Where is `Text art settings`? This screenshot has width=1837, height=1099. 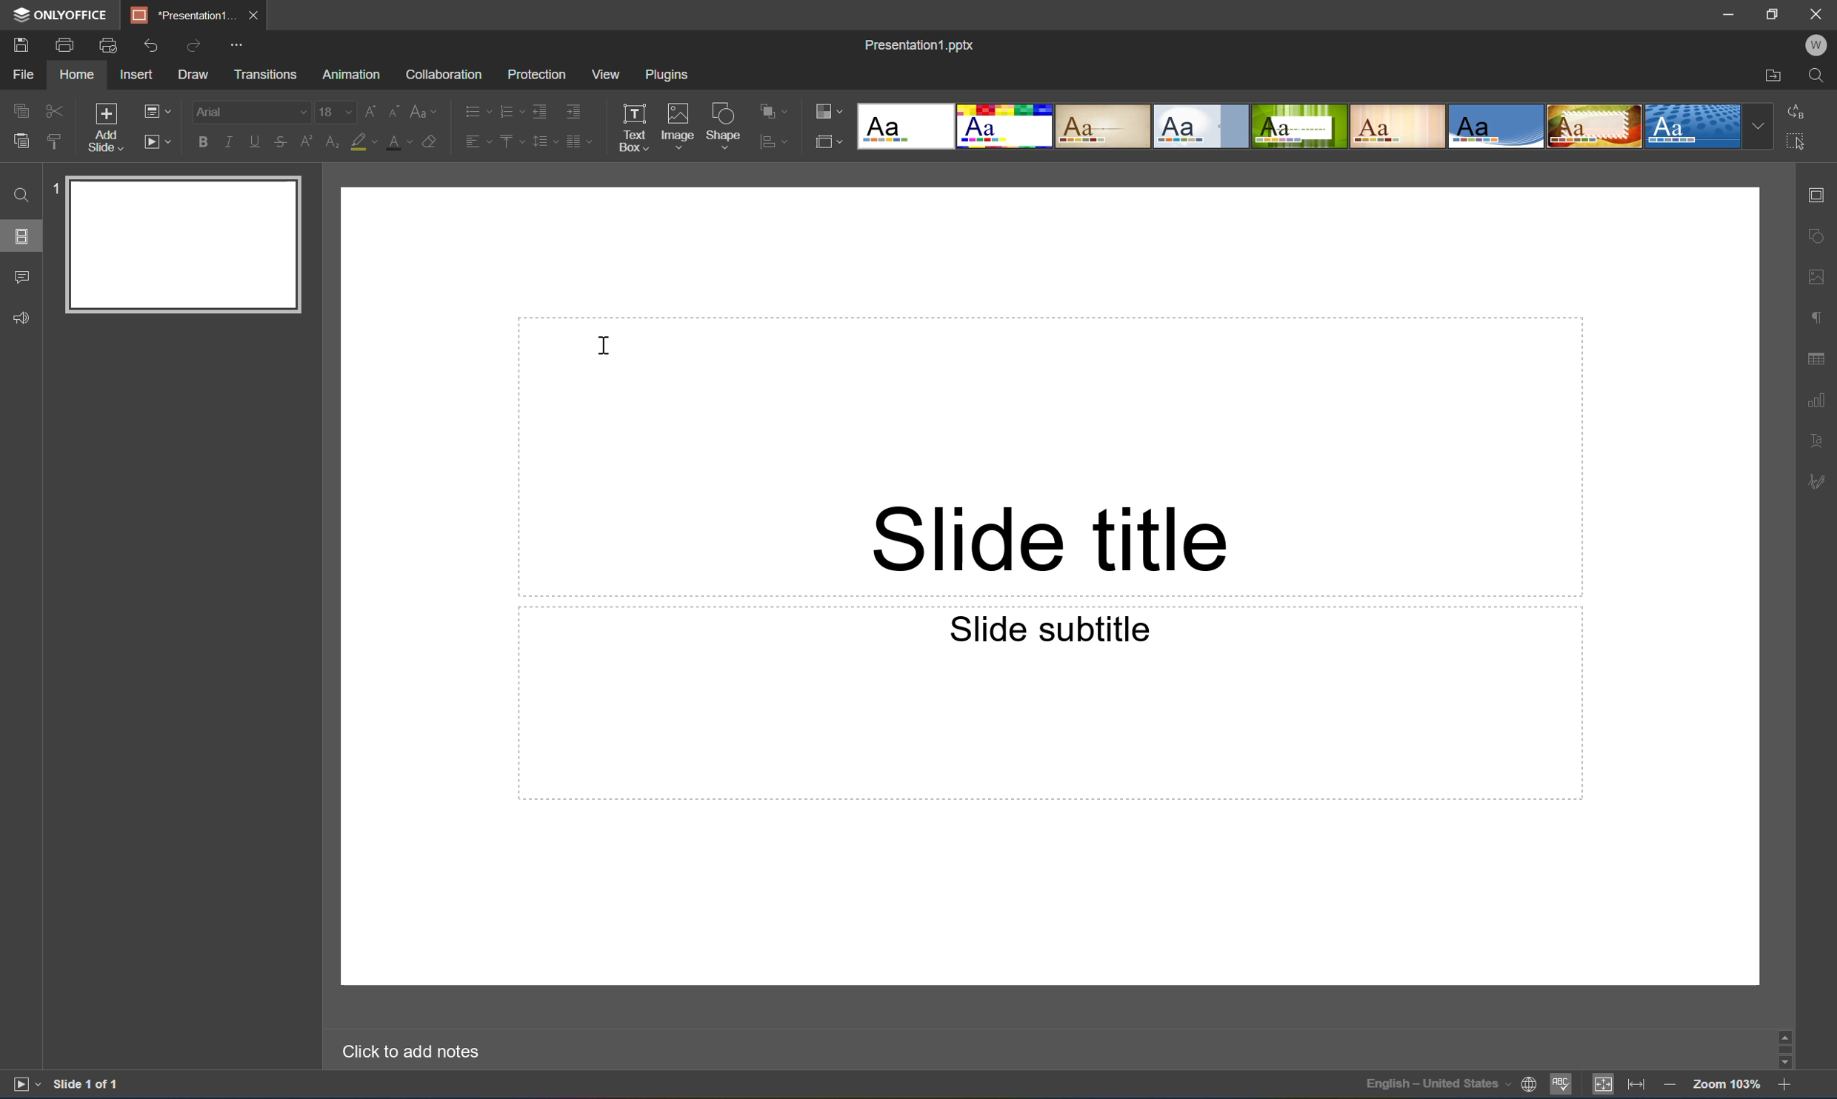
Text art settings is located at coordinates (1818, 439).